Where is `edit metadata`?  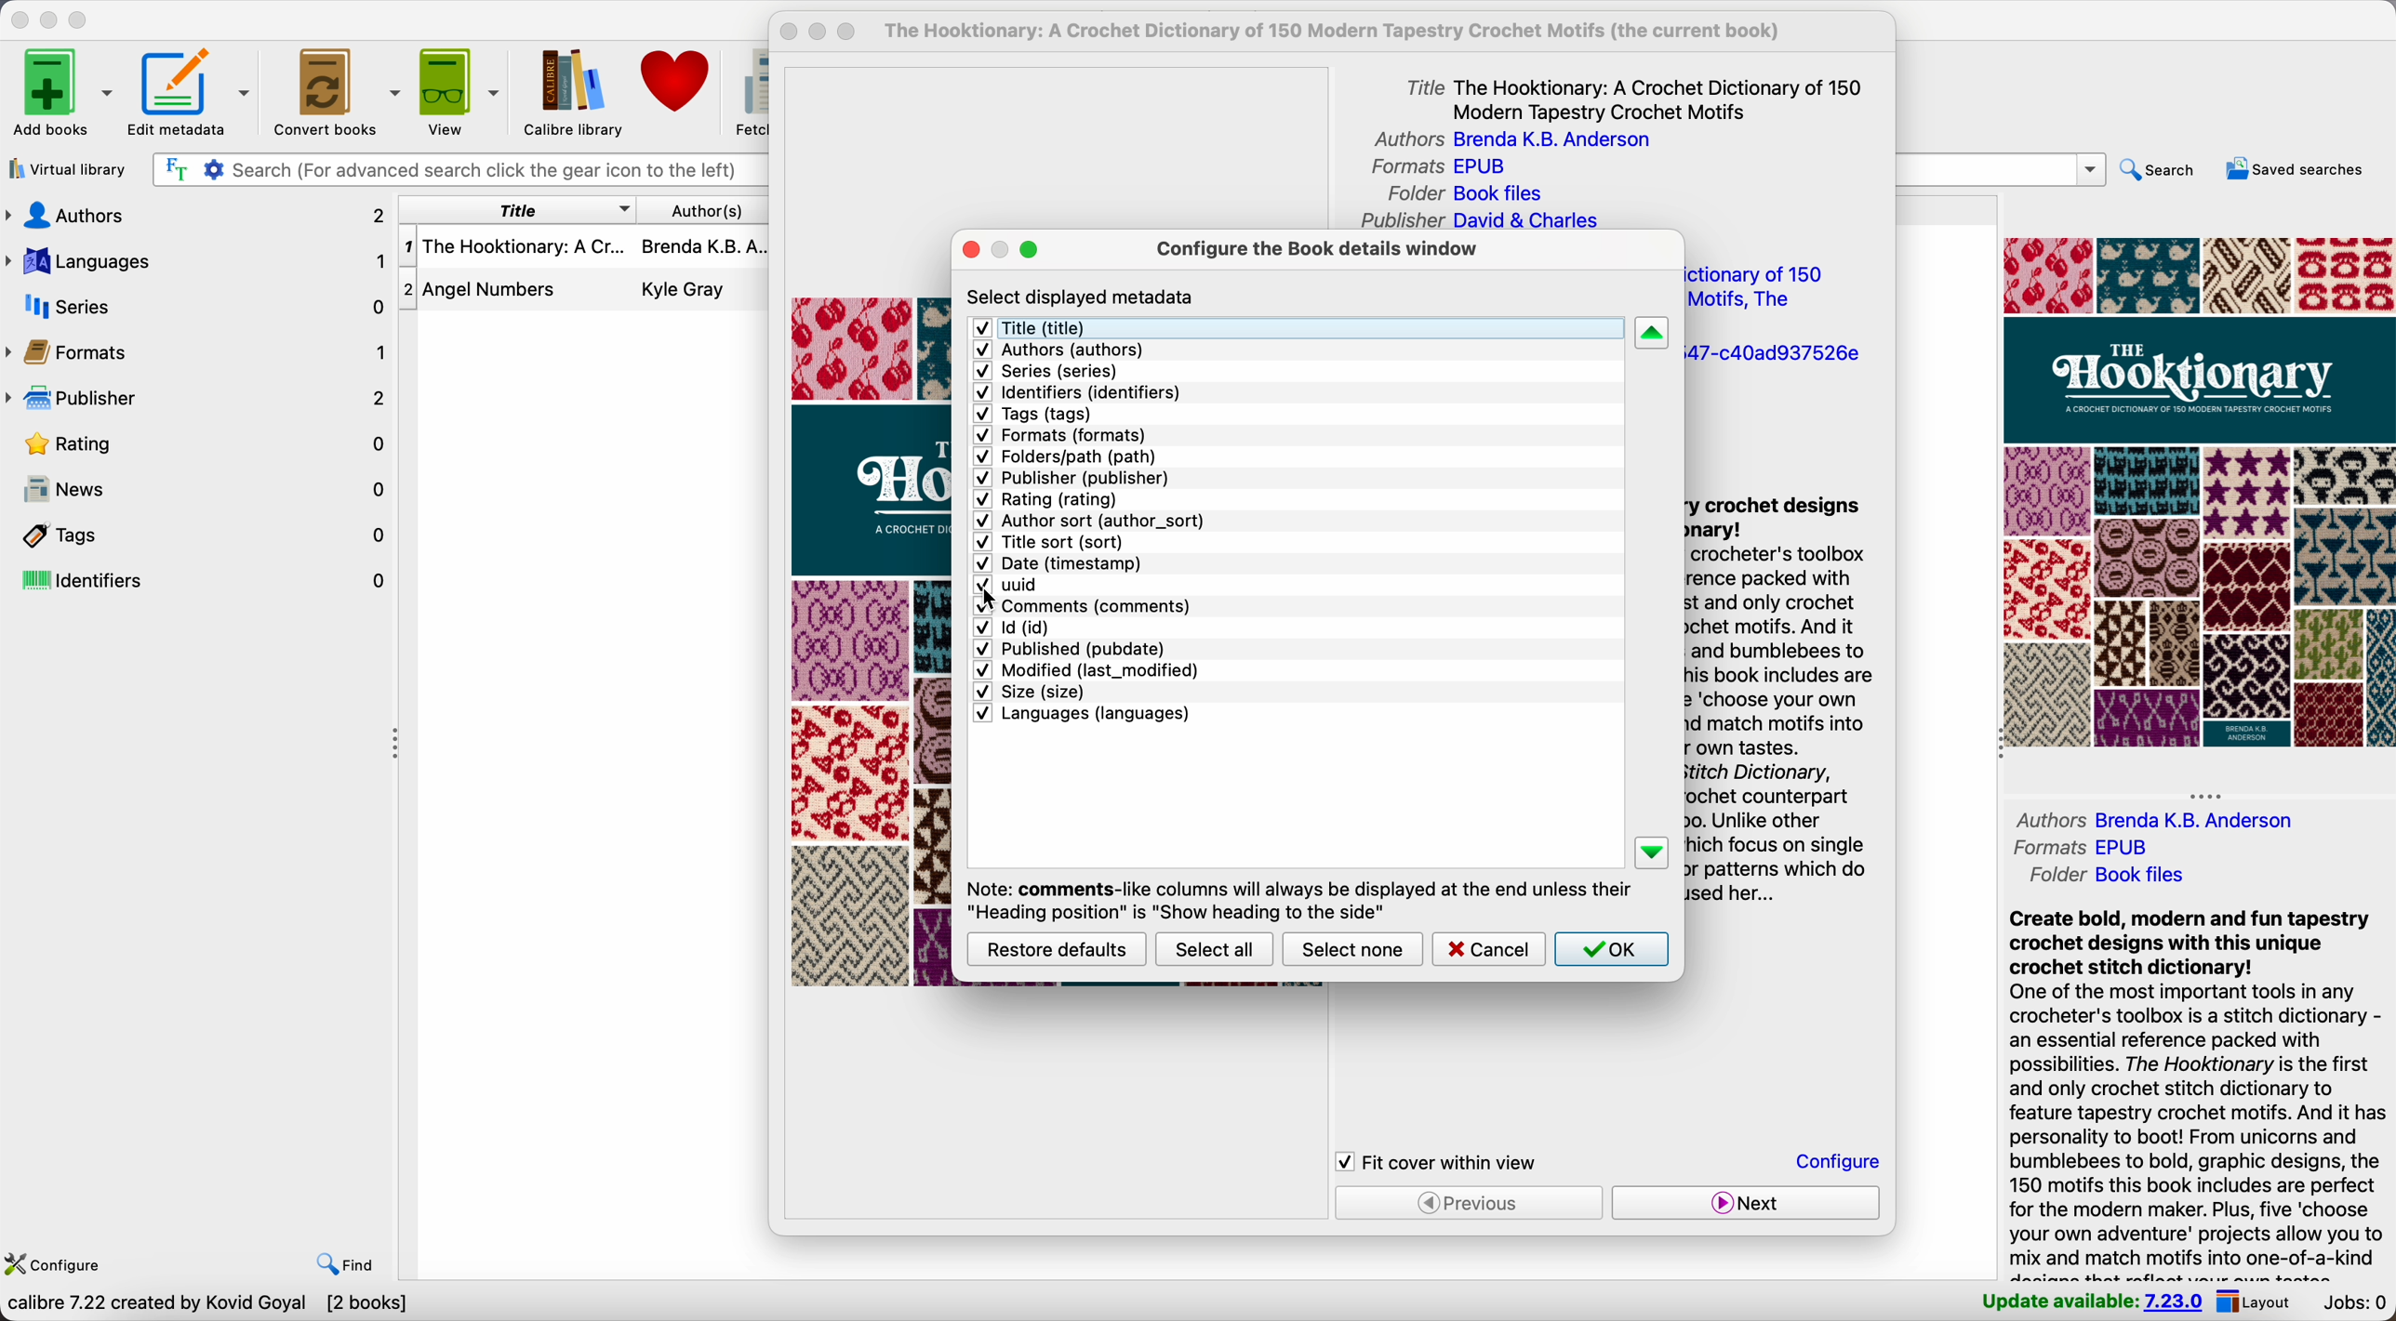 edit metadata is located at coordinates (192, 94).